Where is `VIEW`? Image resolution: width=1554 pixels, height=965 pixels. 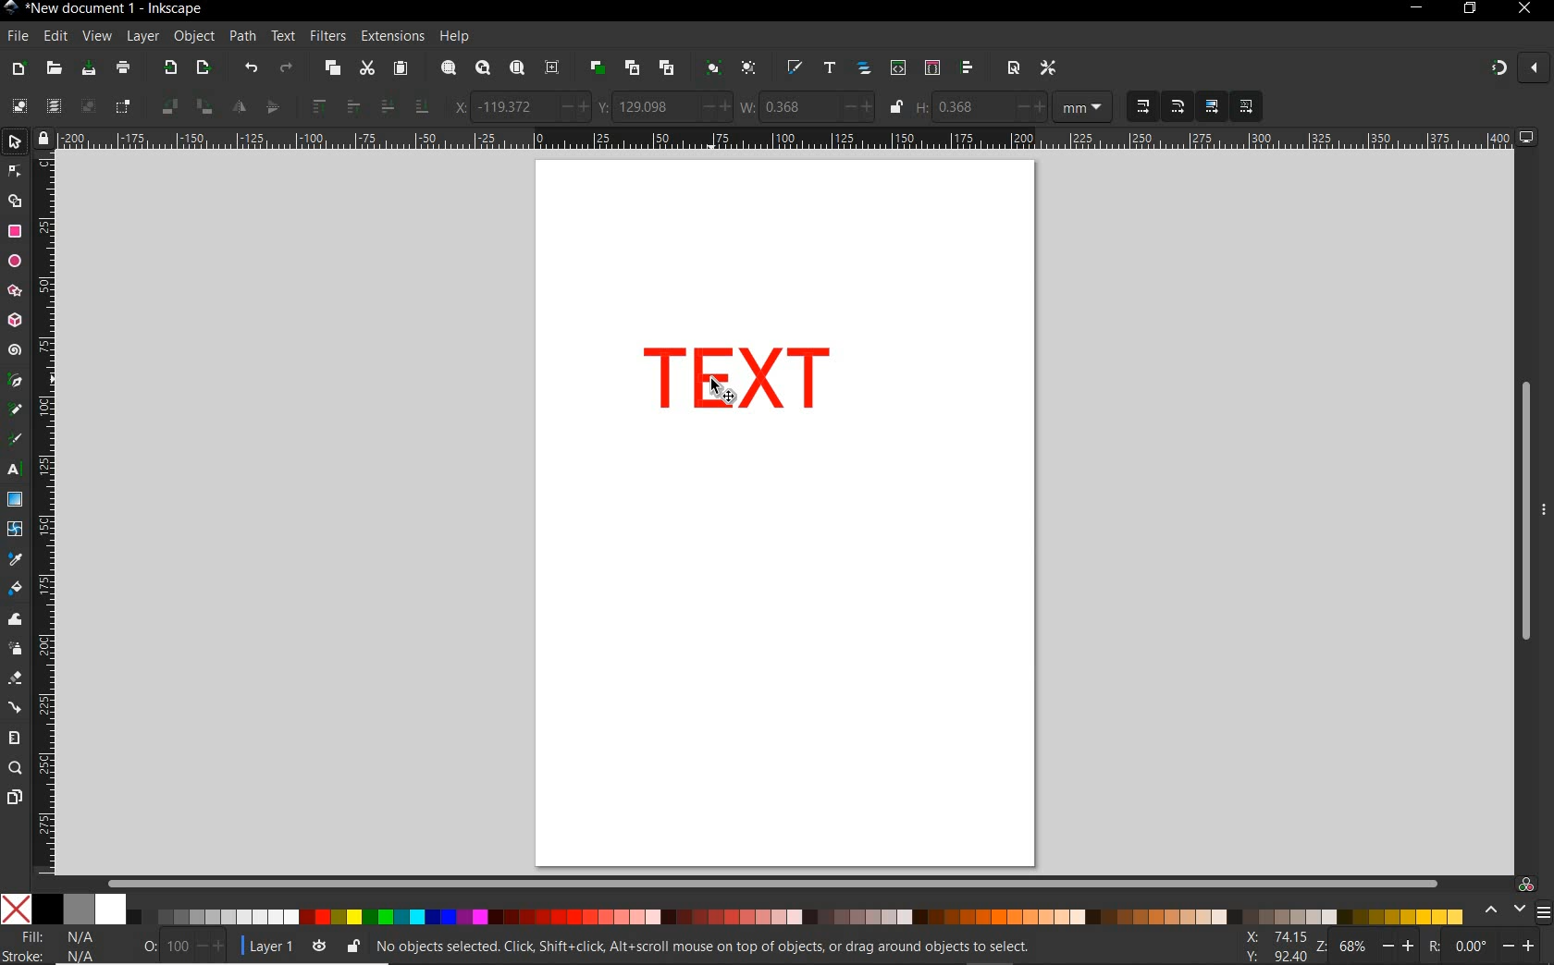
VIEW is located at coordinates (96, 37).